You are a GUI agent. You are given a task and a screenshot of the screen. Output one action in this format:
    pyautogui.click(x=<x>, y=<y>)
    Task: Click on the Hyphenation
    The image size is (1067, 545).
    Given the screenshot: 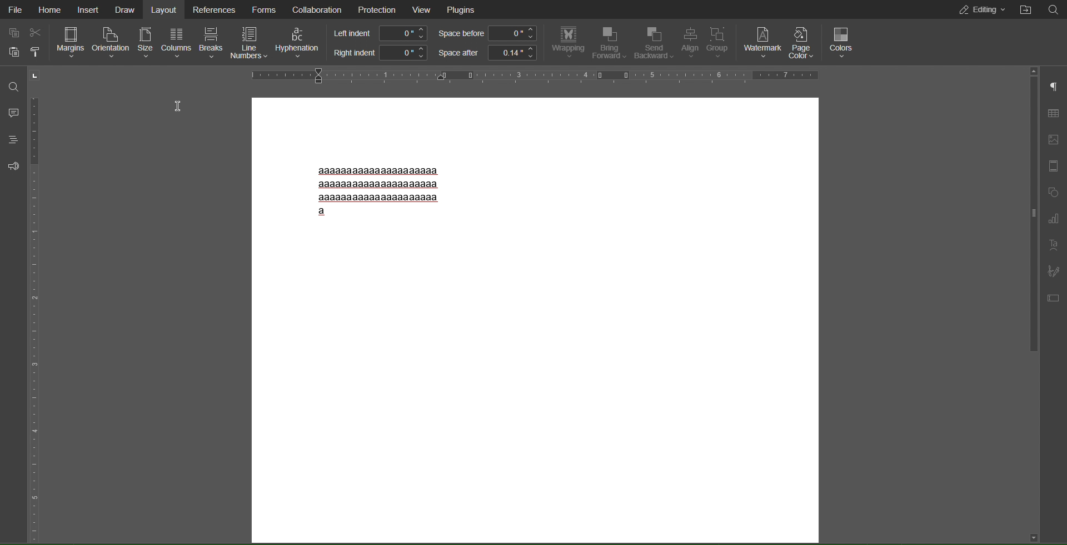 What is the action you would take?
    pyautogui.click(x=298, y=44)
    